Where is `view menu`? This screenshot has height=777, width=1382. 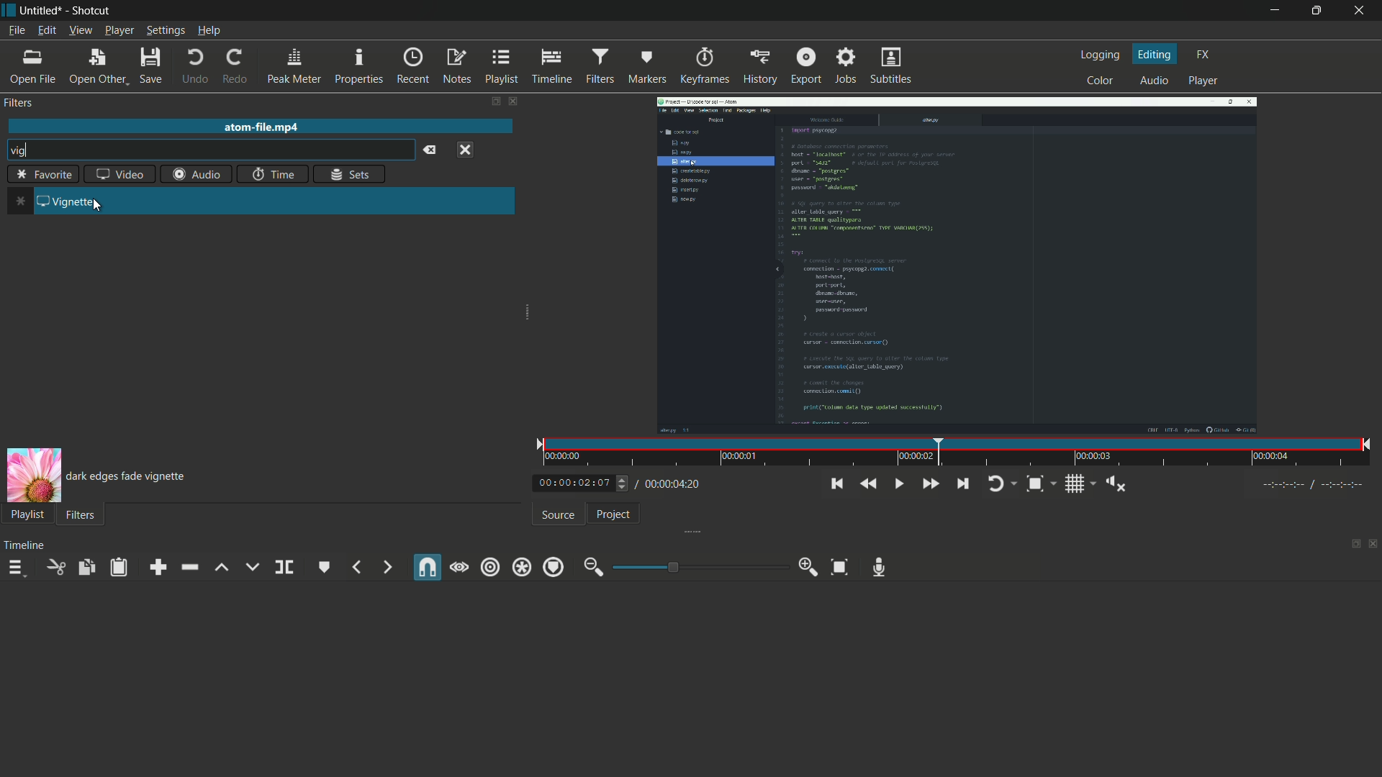 view menu is located at coordinates (81, 30).